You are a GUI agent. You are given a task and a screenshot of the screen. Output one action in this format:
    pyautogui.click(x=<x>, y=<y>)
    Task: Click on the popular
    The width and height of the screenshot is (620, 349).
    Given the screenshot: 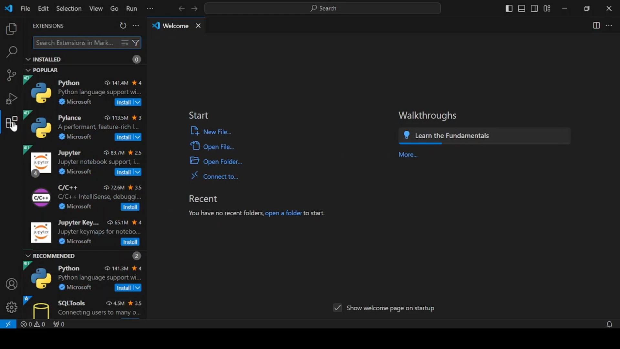 What is the action you would take?
    pyautogui.click(x=43, y=70)
    